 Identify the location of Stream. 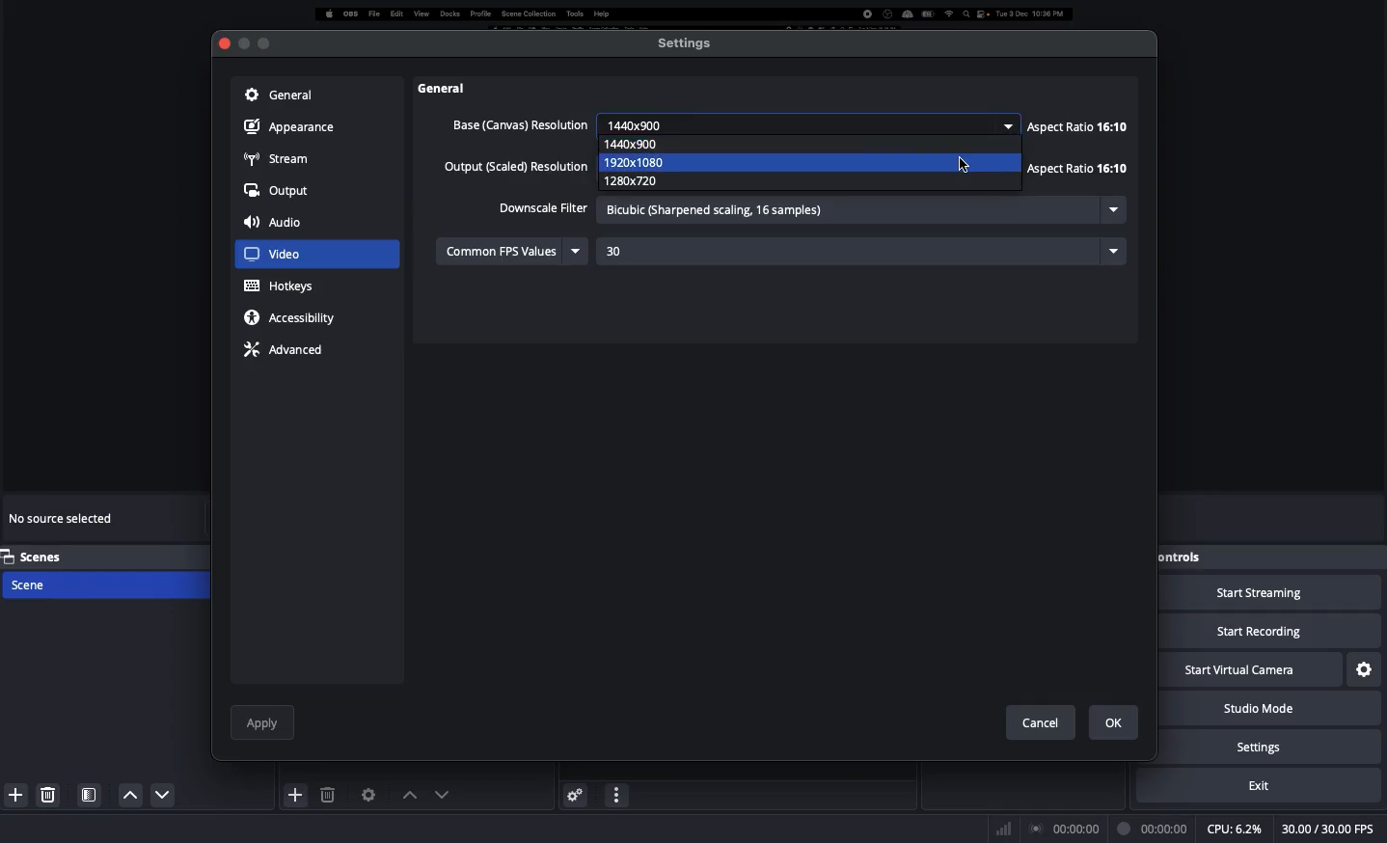
(277, 157).